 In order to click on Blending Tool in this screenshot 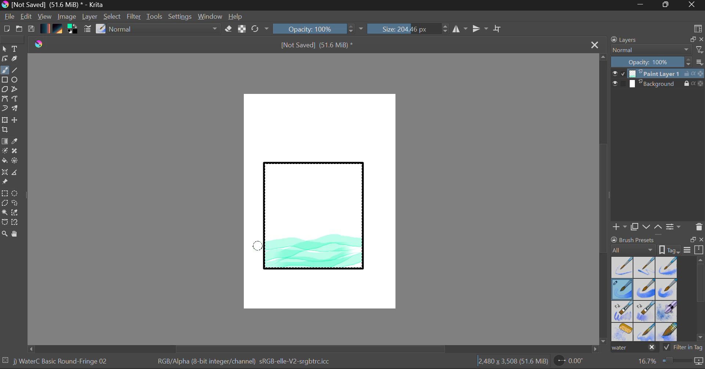, I will do `click(165, 29)`.